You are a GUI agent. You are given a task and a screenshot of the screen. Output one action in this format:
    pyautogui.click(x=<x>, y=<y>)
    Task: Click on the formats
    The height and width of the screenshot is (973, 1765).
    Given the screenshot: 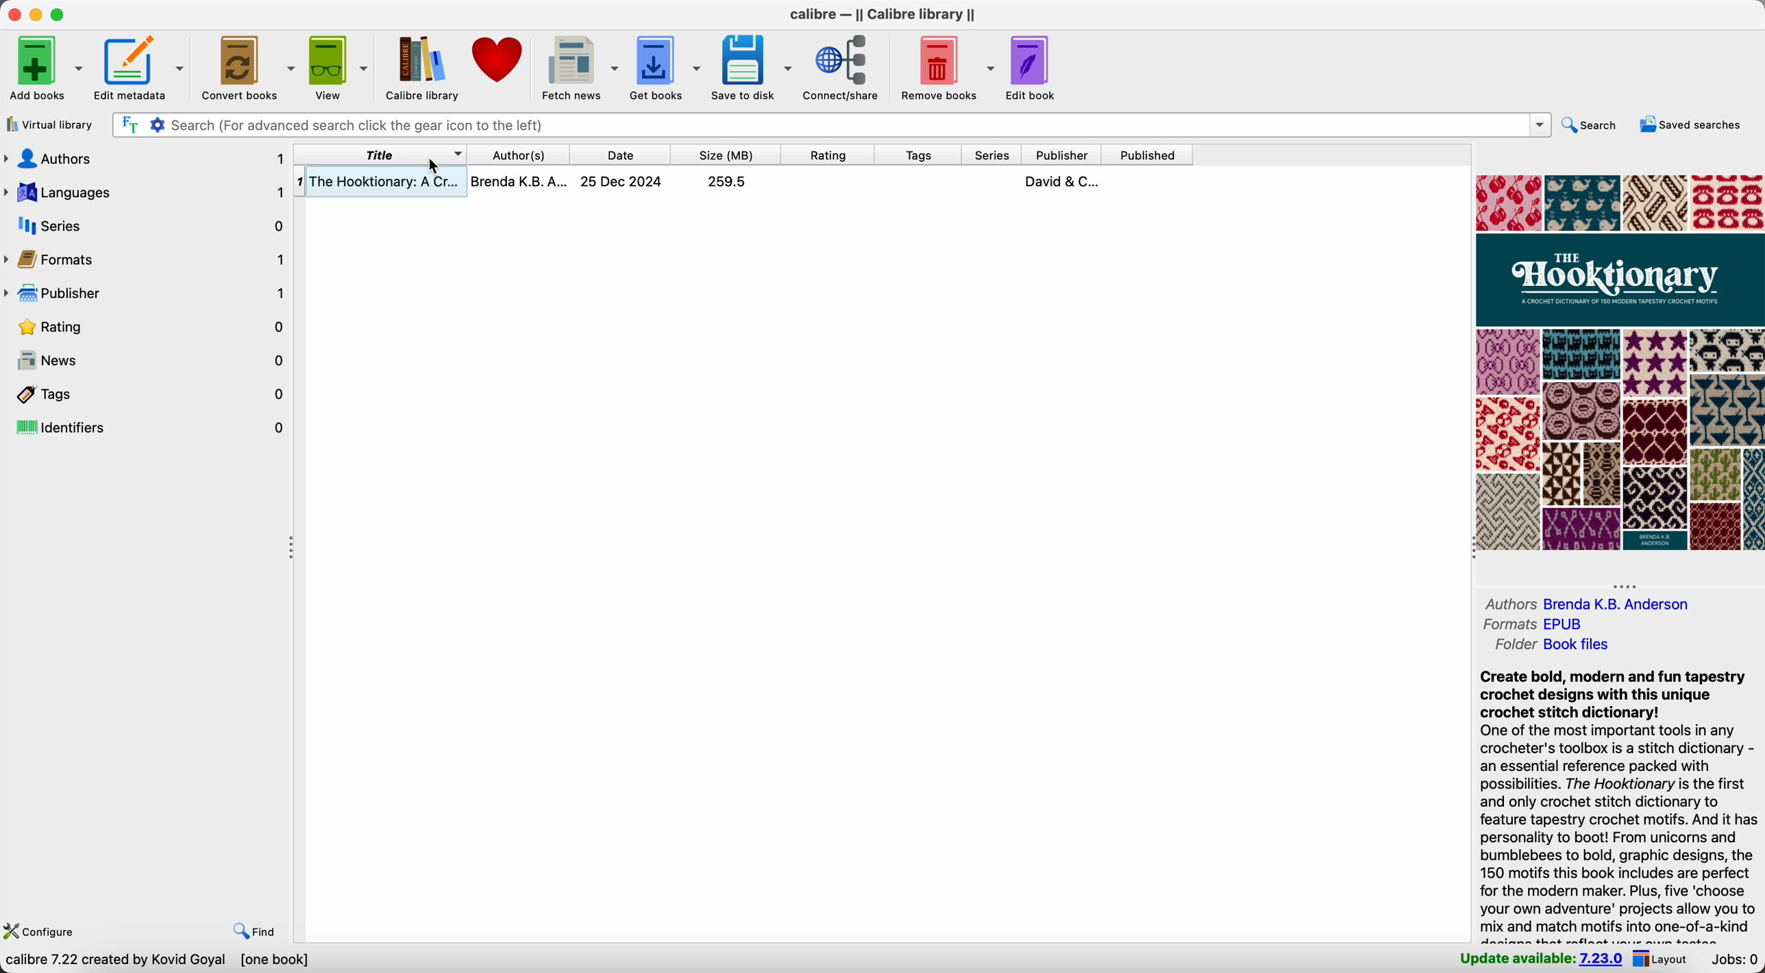 What is the action you would take?
    pyautogui.click(x=1533, y=625)
    